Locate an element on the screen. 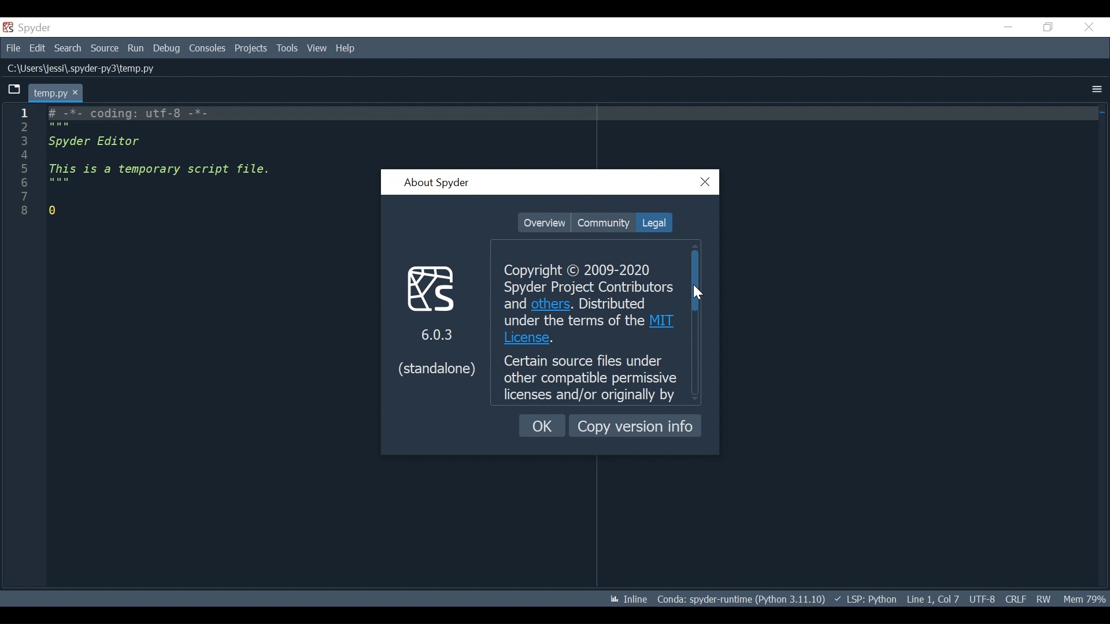 The width and height of the screenshot is (1110, 624). Copyright © 2009-2020
Spyder Project Contributors
and others. Distributed
under the terms of the MIT
License. is located at coordinates (587, 305).